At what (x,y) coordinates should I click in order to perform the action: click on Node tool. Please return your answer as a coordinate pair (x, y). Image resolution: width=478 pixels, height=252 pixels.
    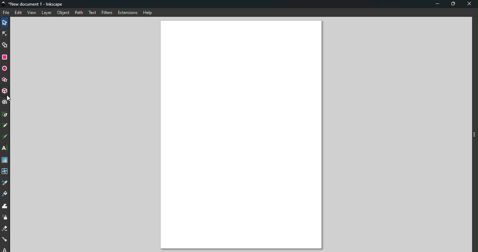
    Looking at the image, I should click on (5, 34).